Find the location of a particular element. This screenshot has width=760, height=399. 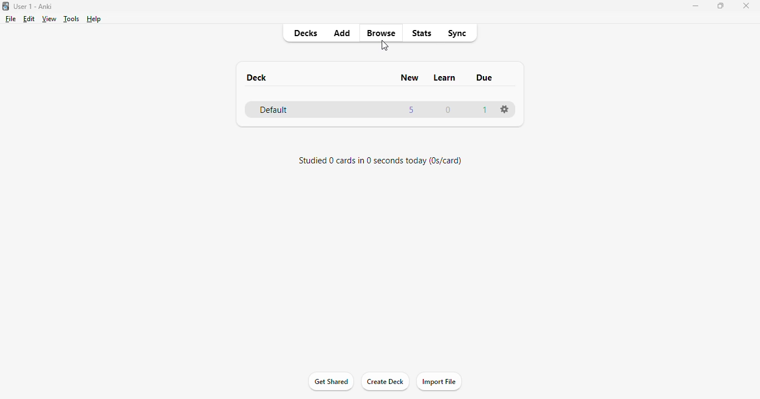

add is located at coordinates (342, 34).